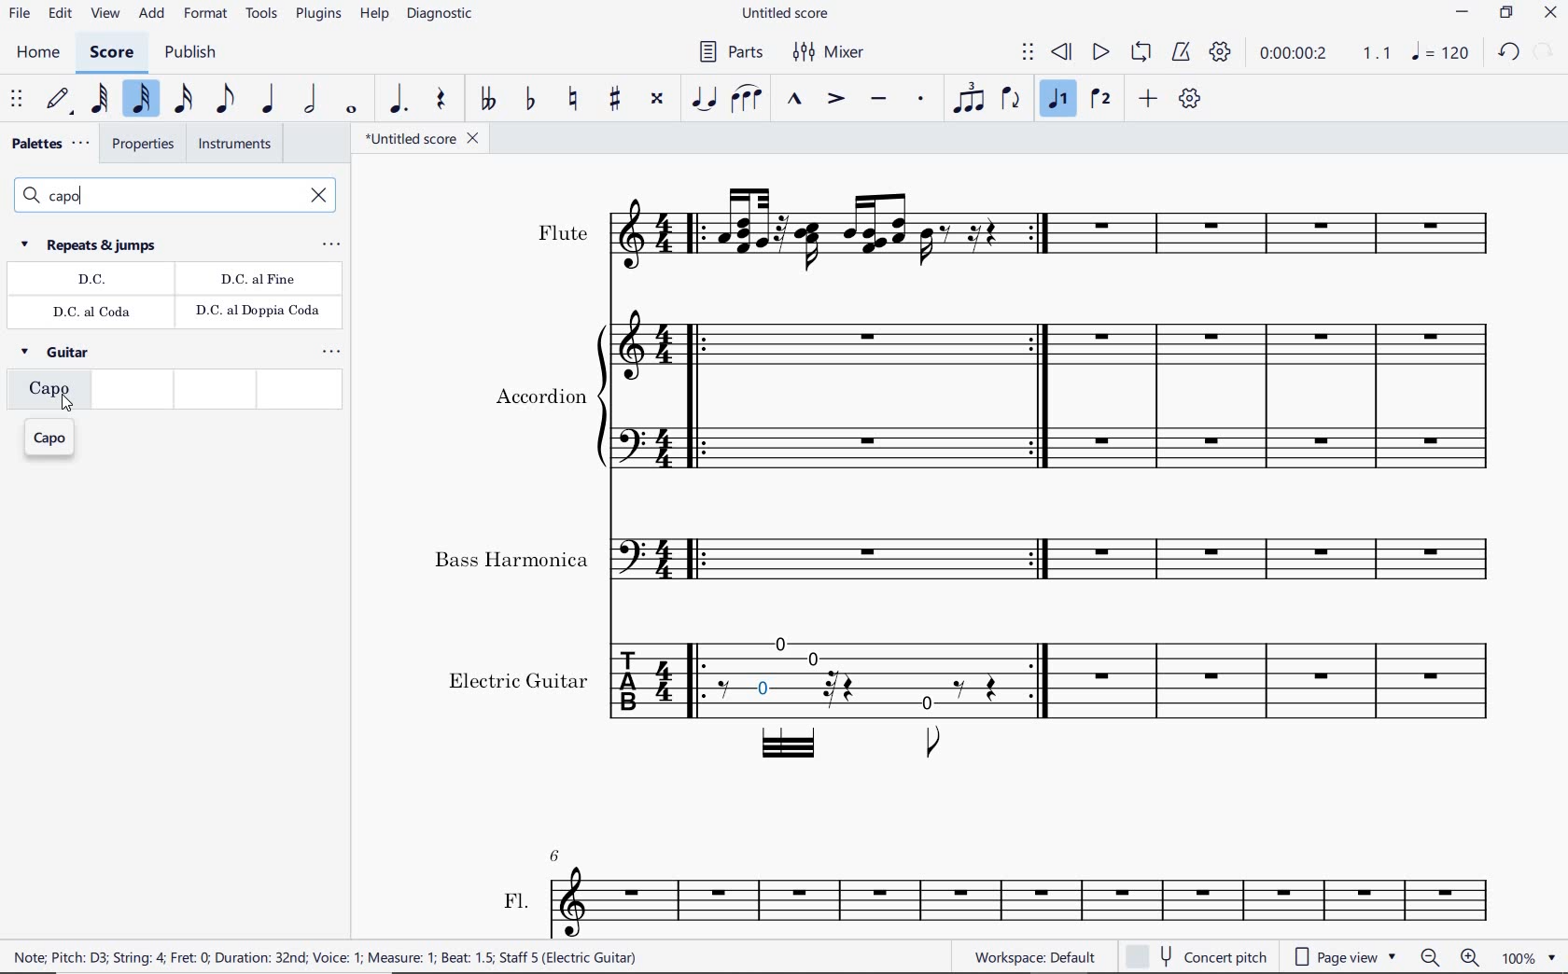 This screenshot has height=974, width=1568. Describe the element at coordinates (1003, 893) in the screenshot. I see `FL` at that location.